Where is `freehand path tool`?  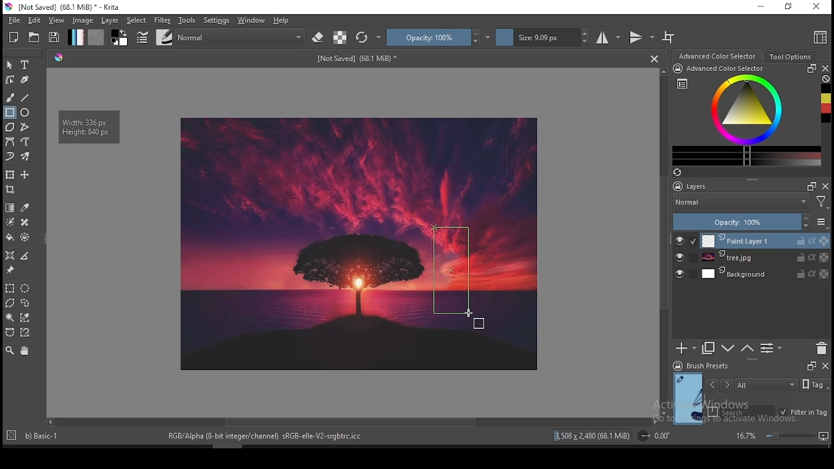 freehand path tool is located at coordinates (25, 142).